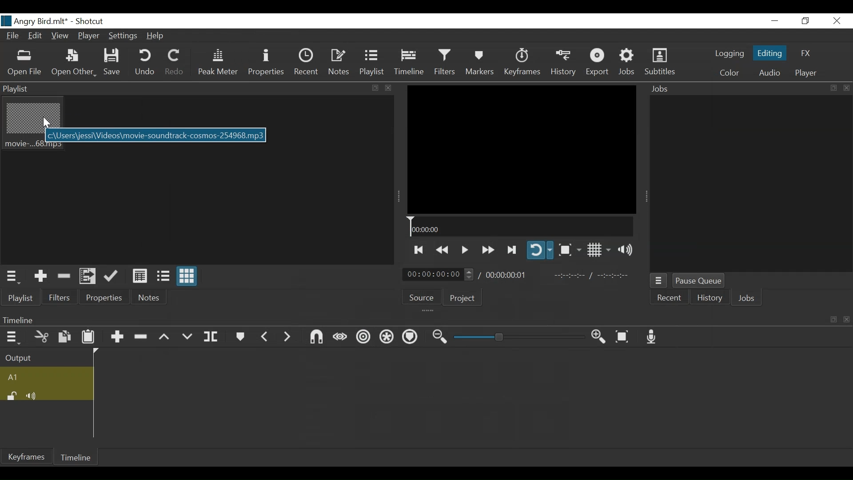  Describe the element at coordinates (156, 36) in the screenshot. I see `Help` at that location.